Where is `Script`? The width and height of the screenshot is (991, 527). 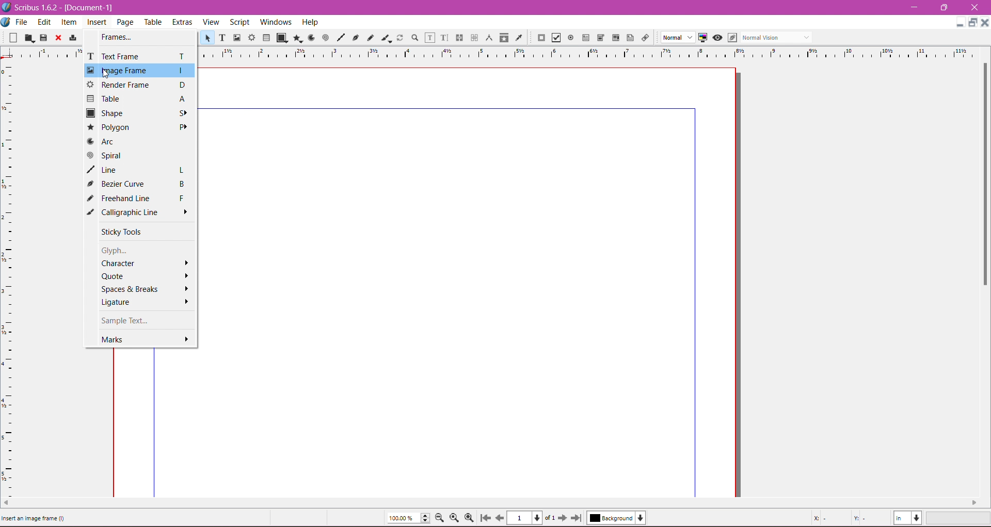
Script is located at coordinates (239, 22).